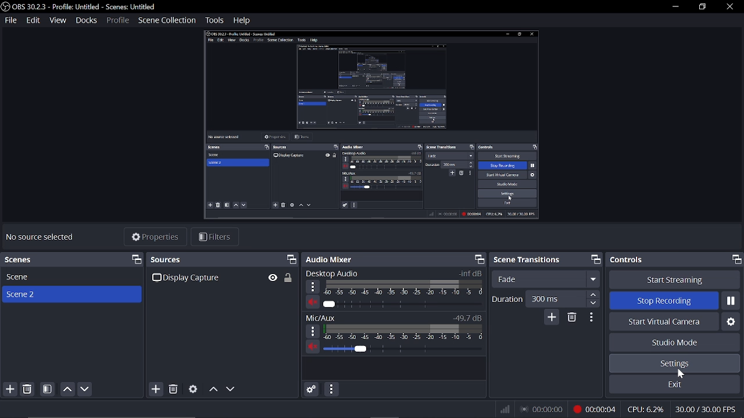 This screenshot has width=744, height=418. Describe the element at coordinates (683, 374) in the screenshot. I see `cursor` at that location.